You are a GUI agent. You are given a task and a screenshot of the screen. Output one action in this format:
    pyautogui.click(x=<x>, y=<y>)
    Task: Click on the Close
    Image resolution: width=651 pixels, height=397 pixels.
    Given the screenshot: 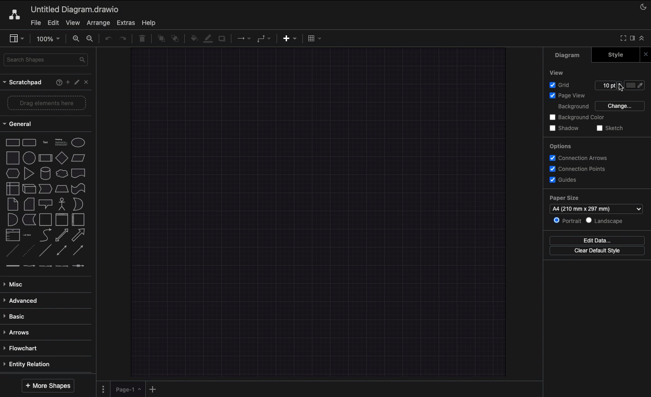 What is the action you would take?
    pyautogui.click(x=645, y=53)
    